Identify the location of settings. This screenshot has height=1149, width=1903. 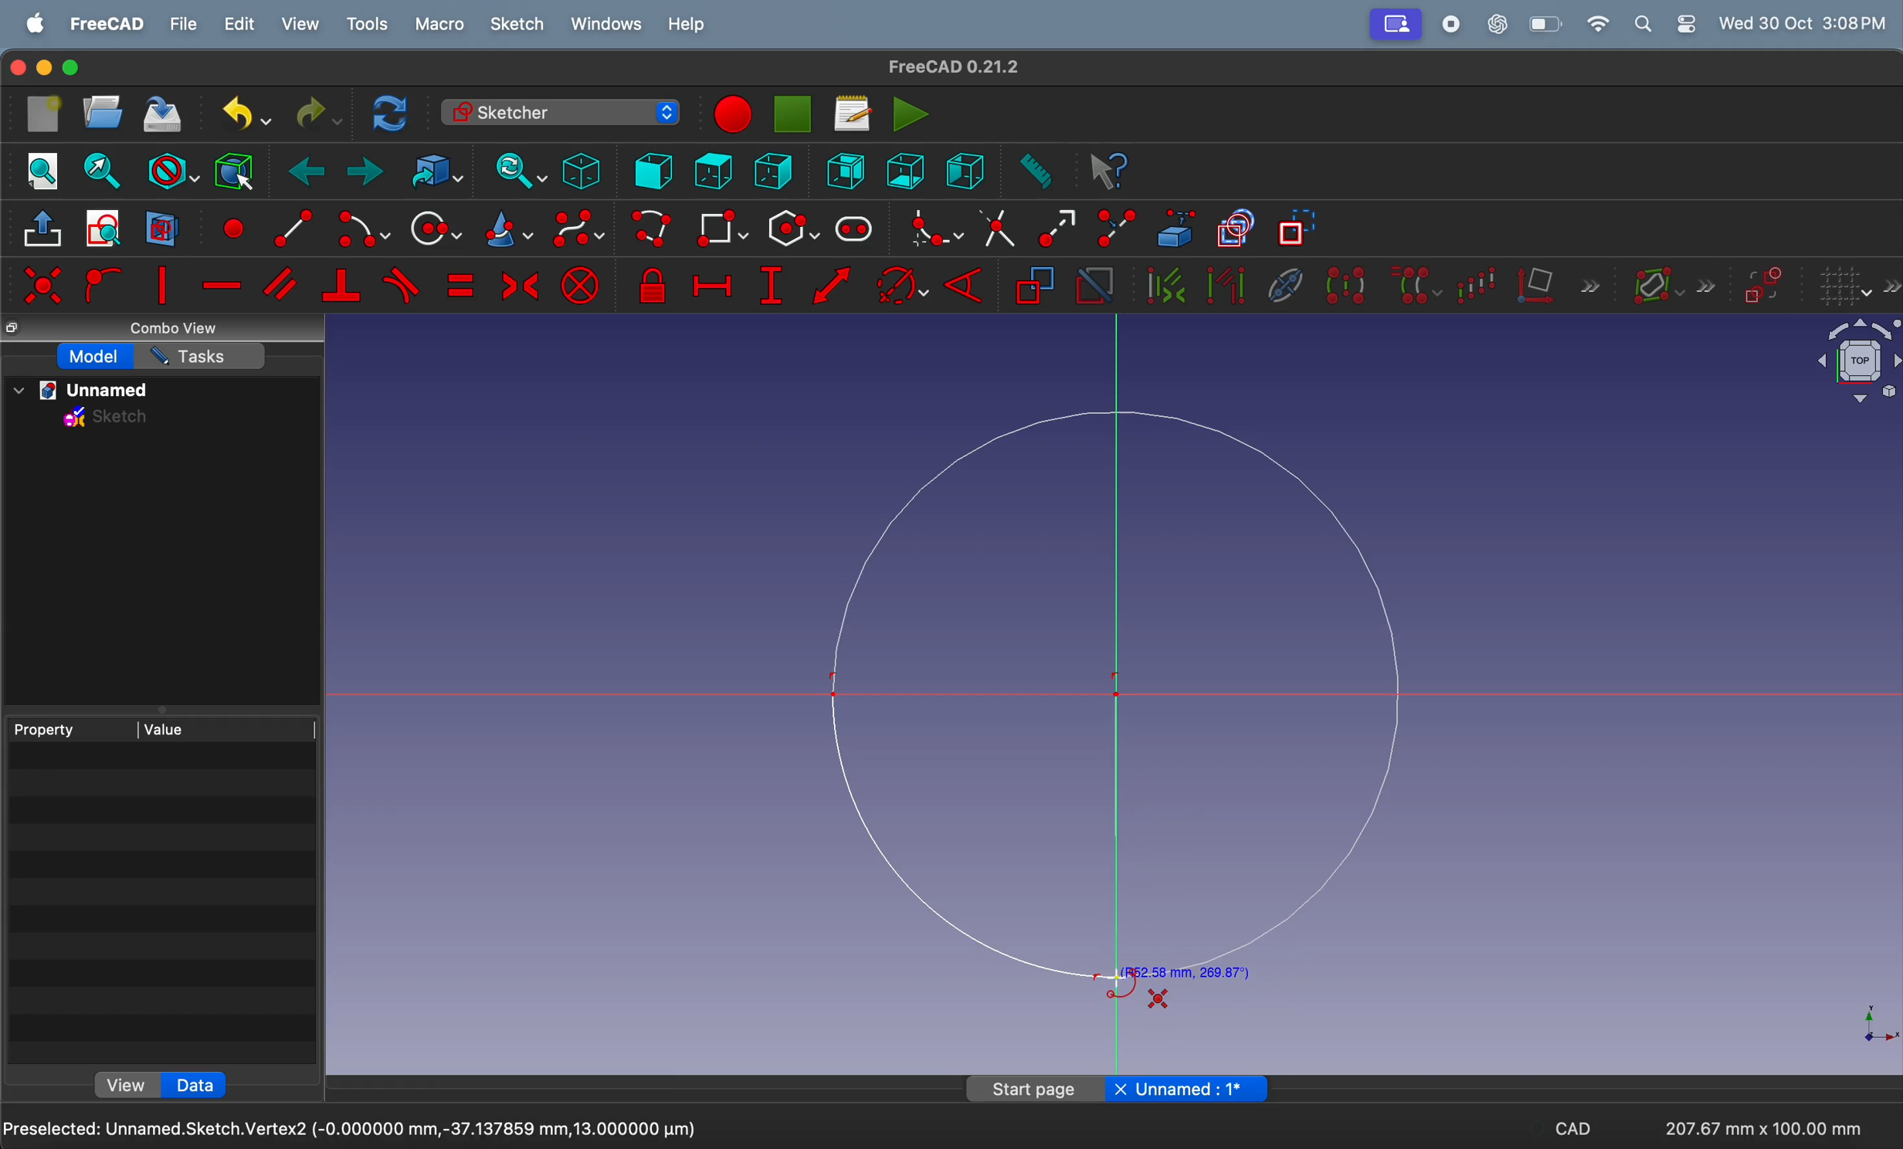
(1686, 24).